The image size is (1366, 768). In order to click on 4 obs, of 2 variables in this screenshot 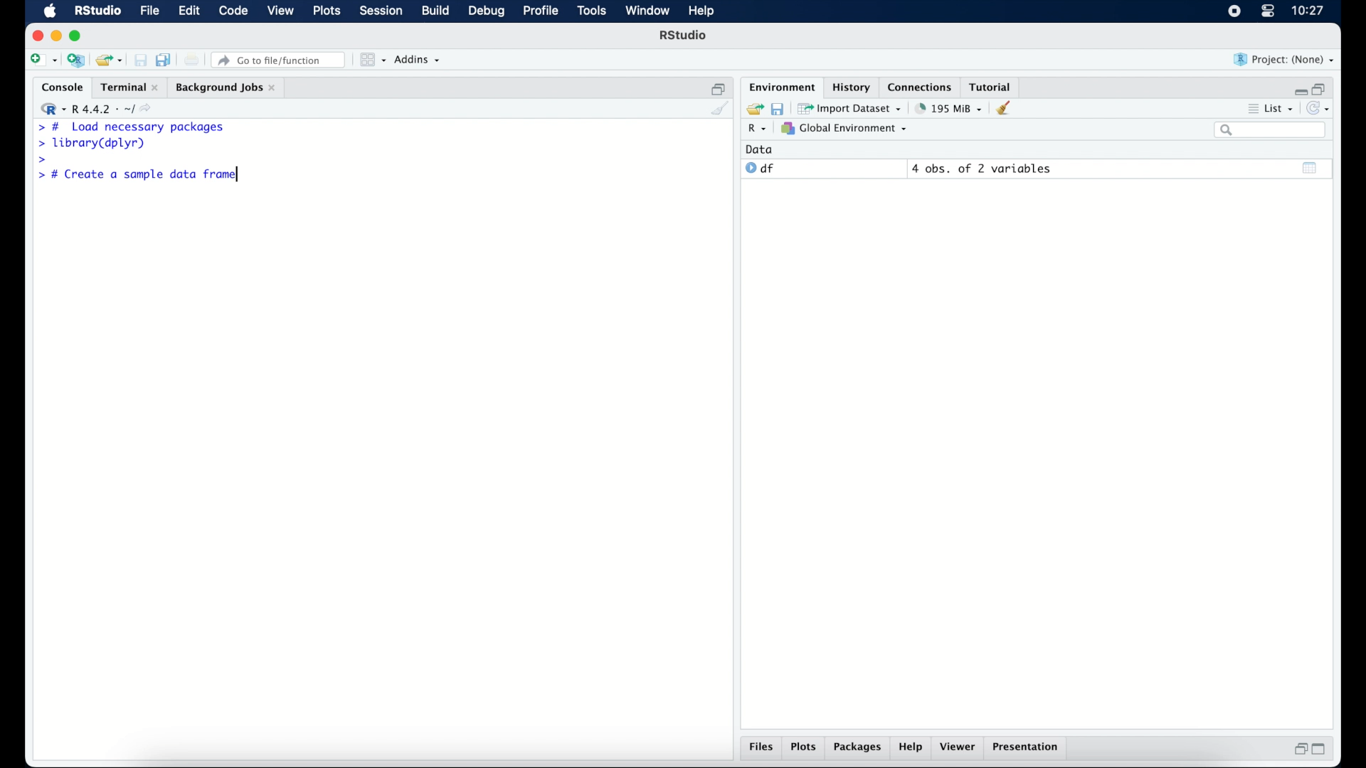, I will do `click(982, 169)`.